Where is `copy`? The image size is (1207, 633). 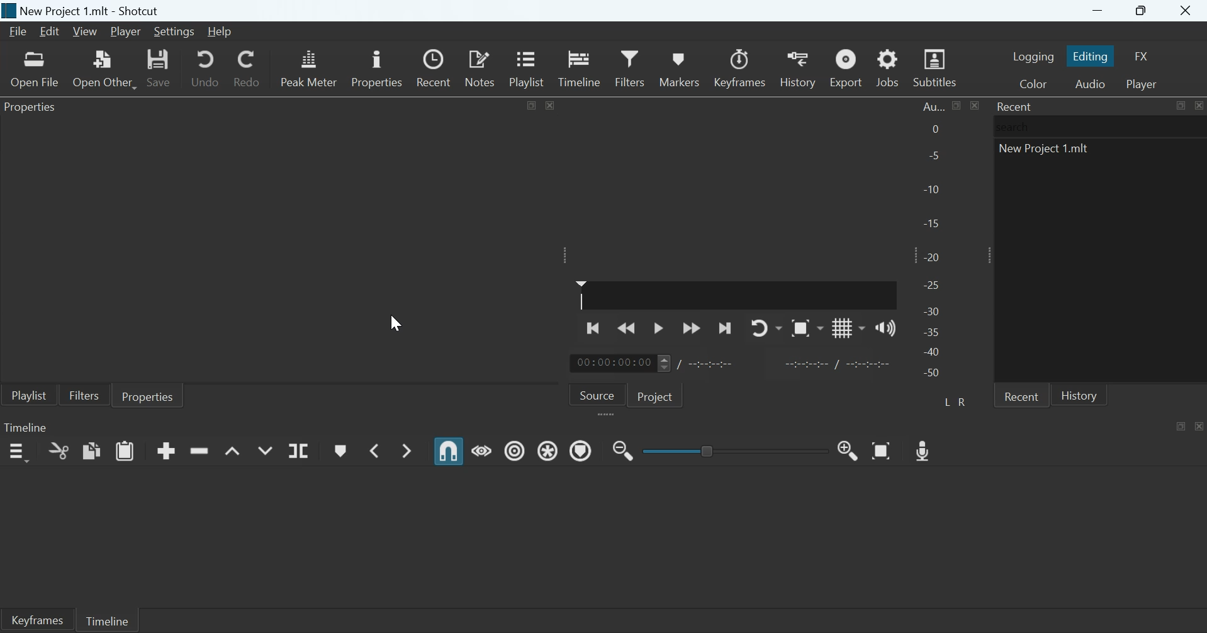 copy is located at coordinates (92, 450).